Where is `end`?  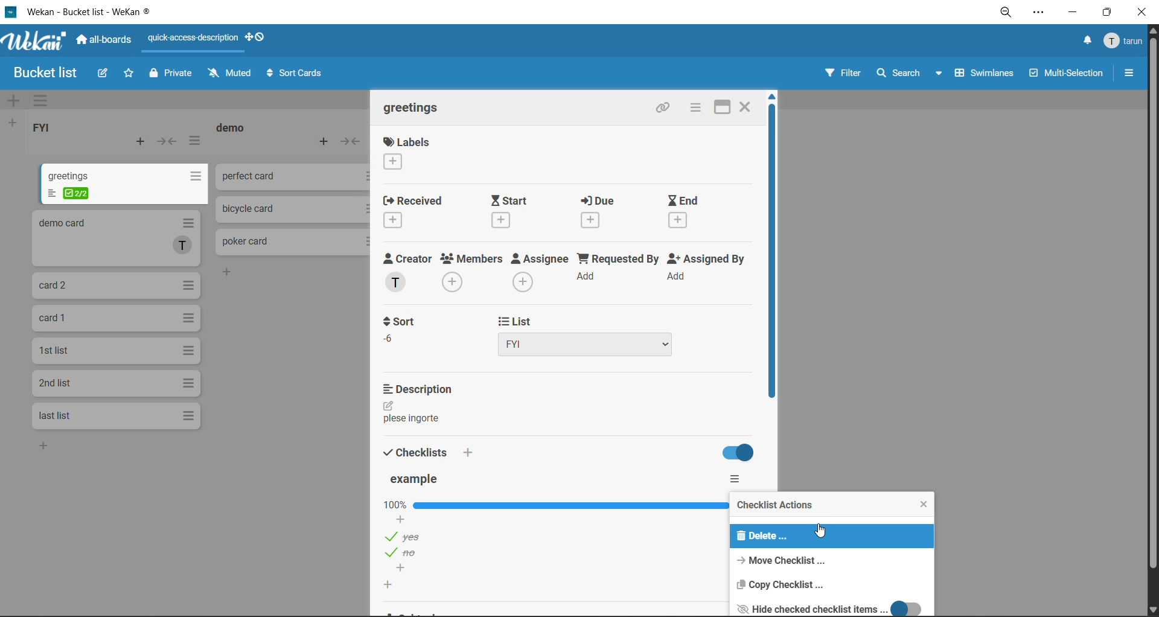 end is located at coordinates (686, 211).